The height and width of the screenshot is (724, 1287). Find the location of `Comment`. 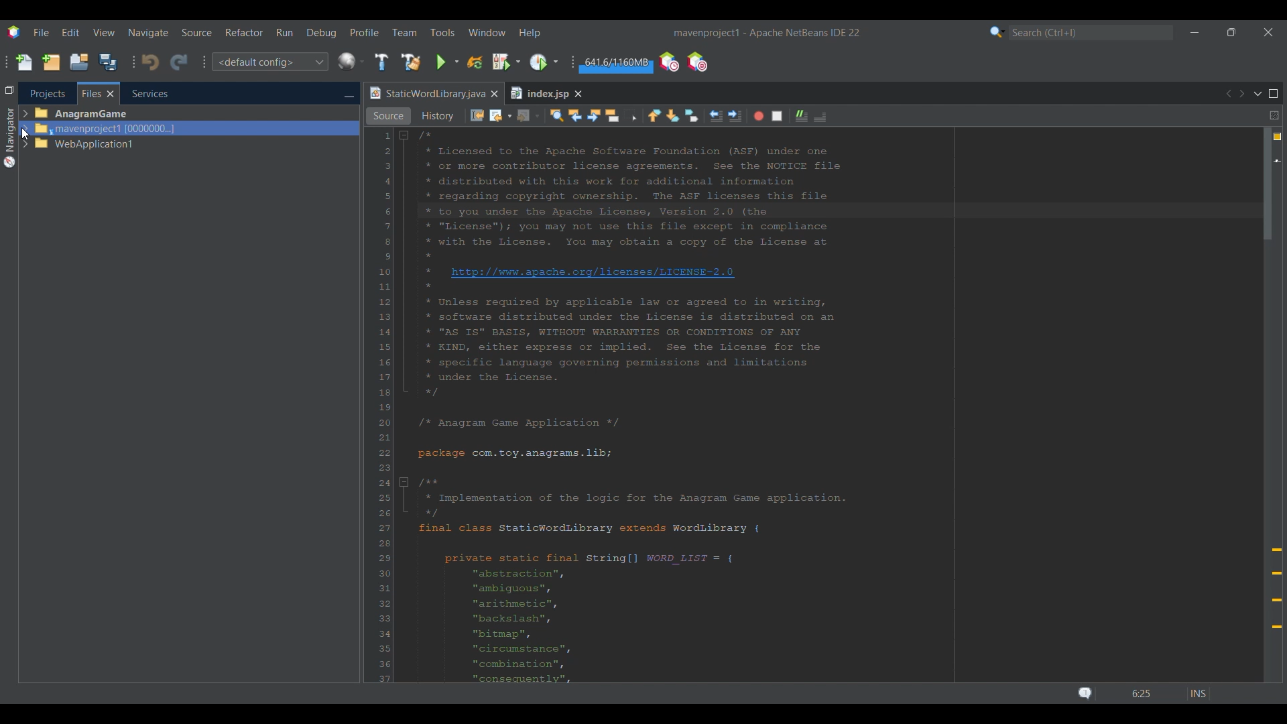

Comment is located at coordinates (802, 116).